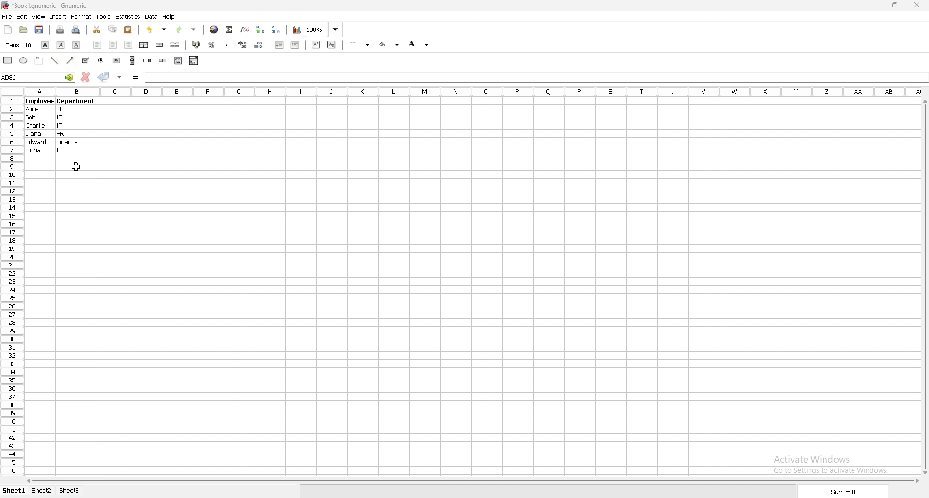  I want to click on bold, so click(45, 44).